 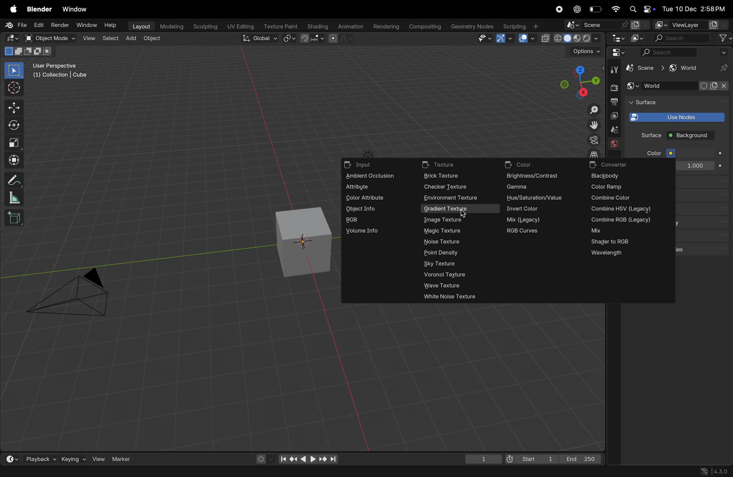 What do you see at coordinates (586, 51) in the screenshot?
I see `options` at bounding box center [586, 51].